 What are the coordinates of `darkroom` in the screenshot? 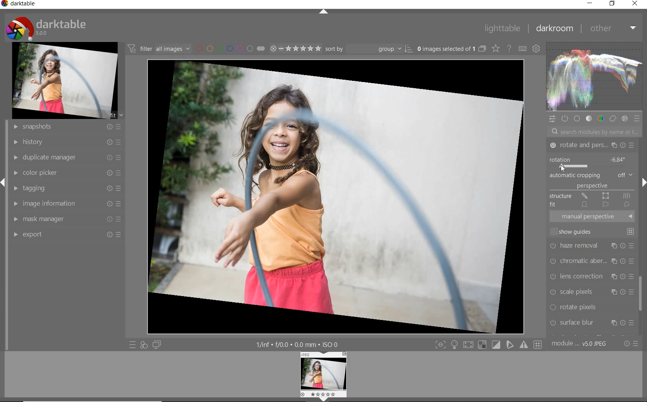 It's located at (555, 28).